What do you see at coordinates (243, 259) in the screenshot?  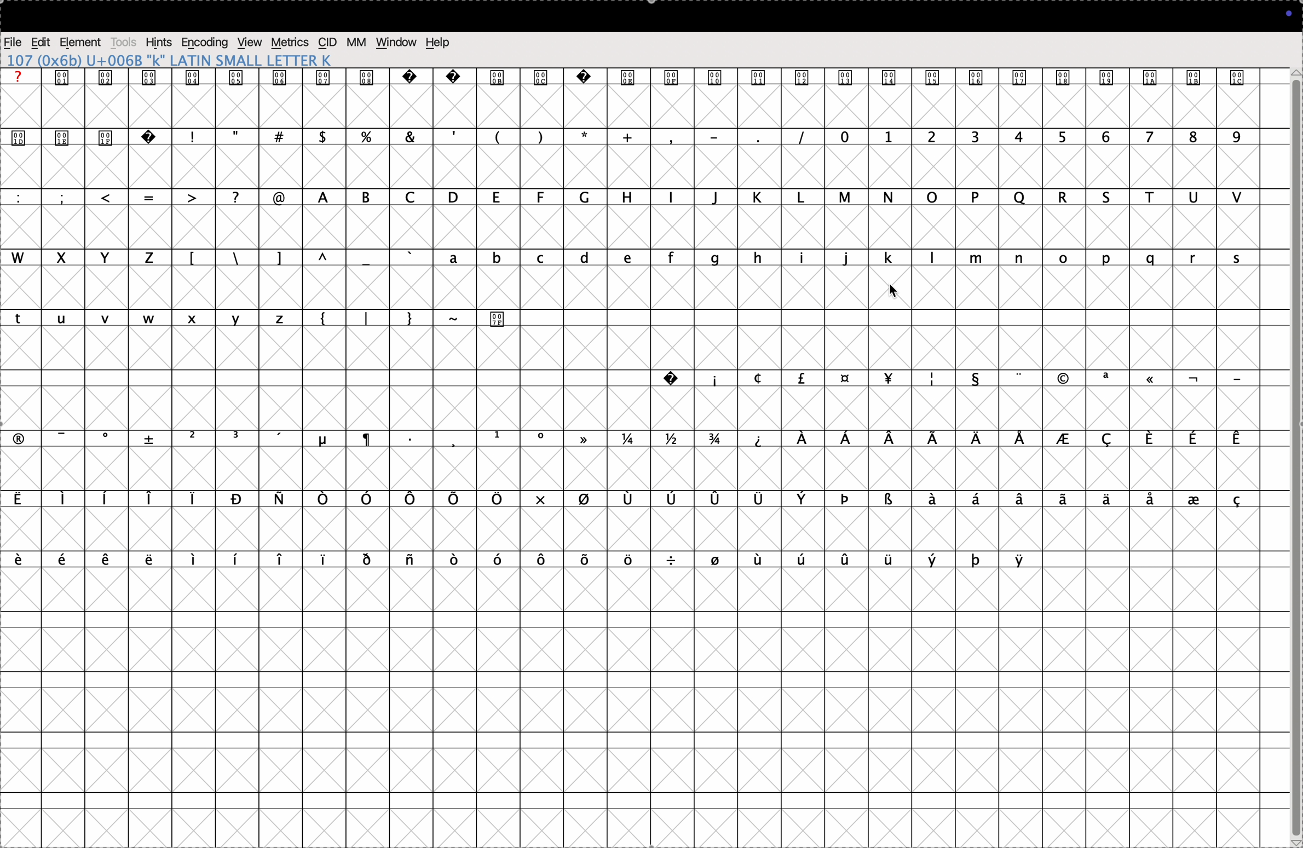 I see `/` at bounding box center [243, 259].